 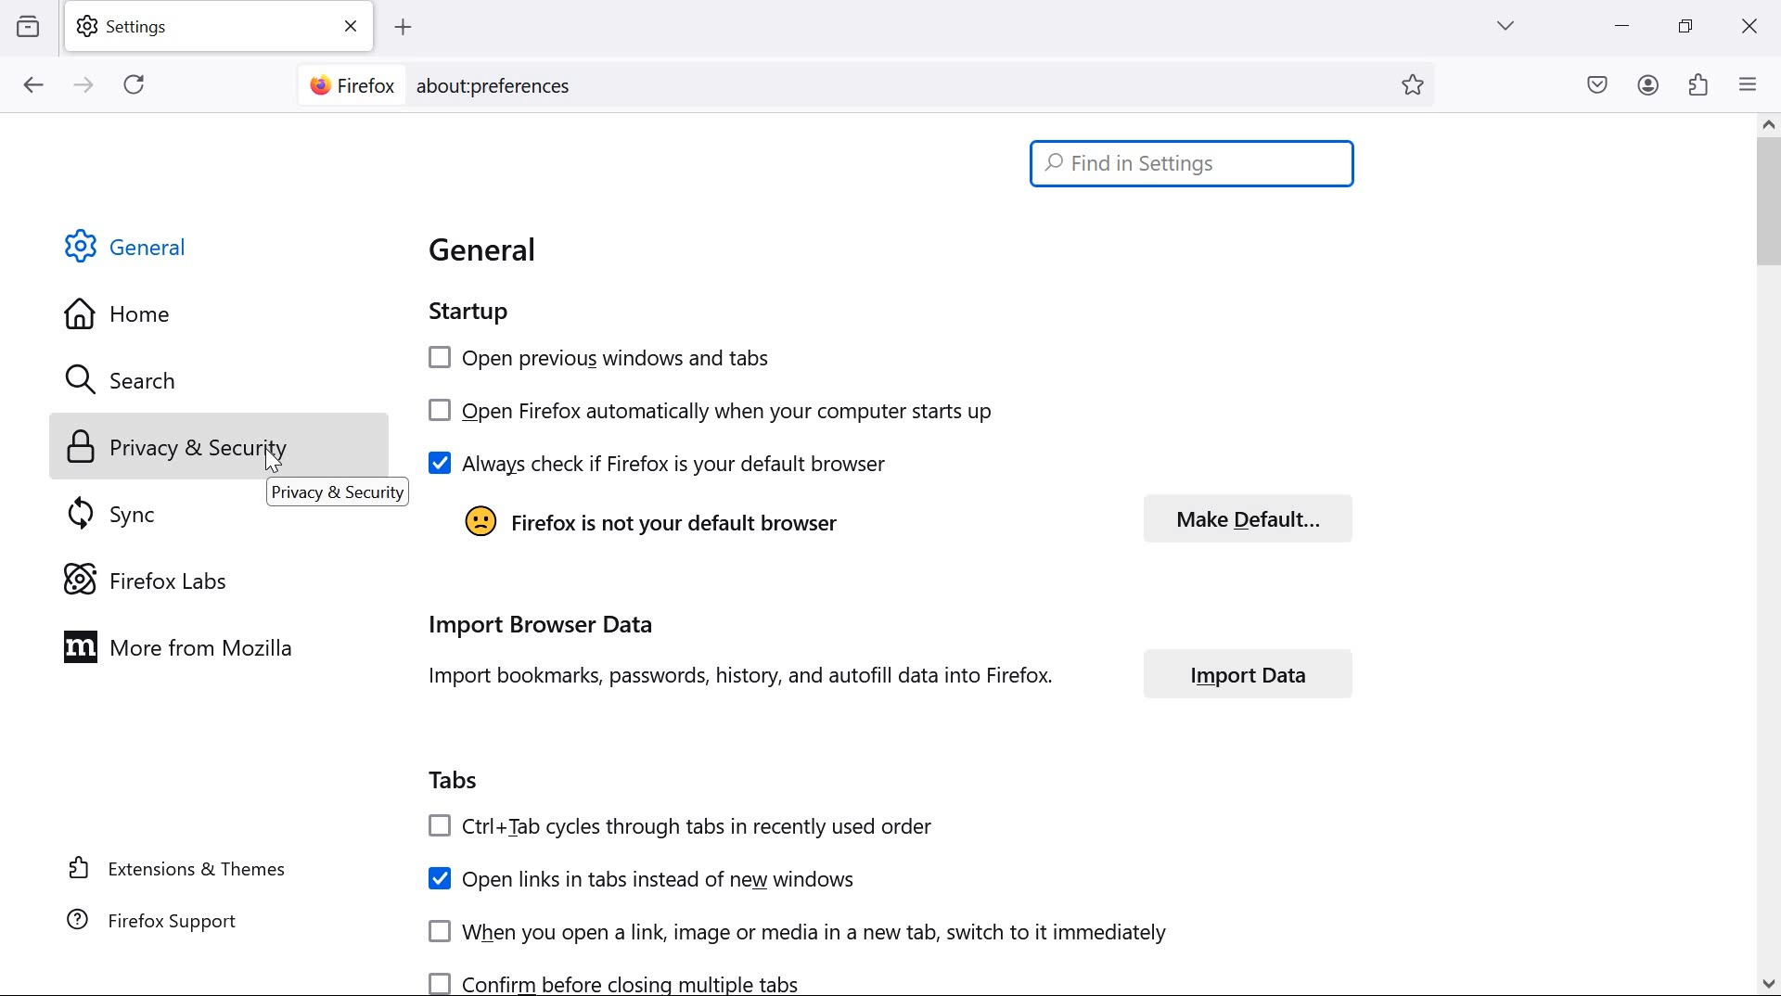 What do you see at coordinates (161, 578) in the screenshot?
I see `Firefox Labs` at bounding box center [161, 578].